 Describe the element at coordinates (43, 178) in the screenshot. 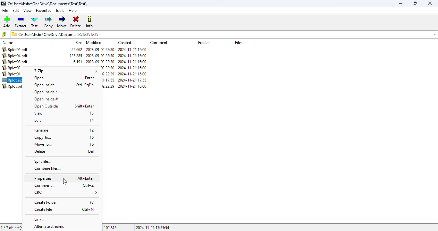

I see `properties` at that location.